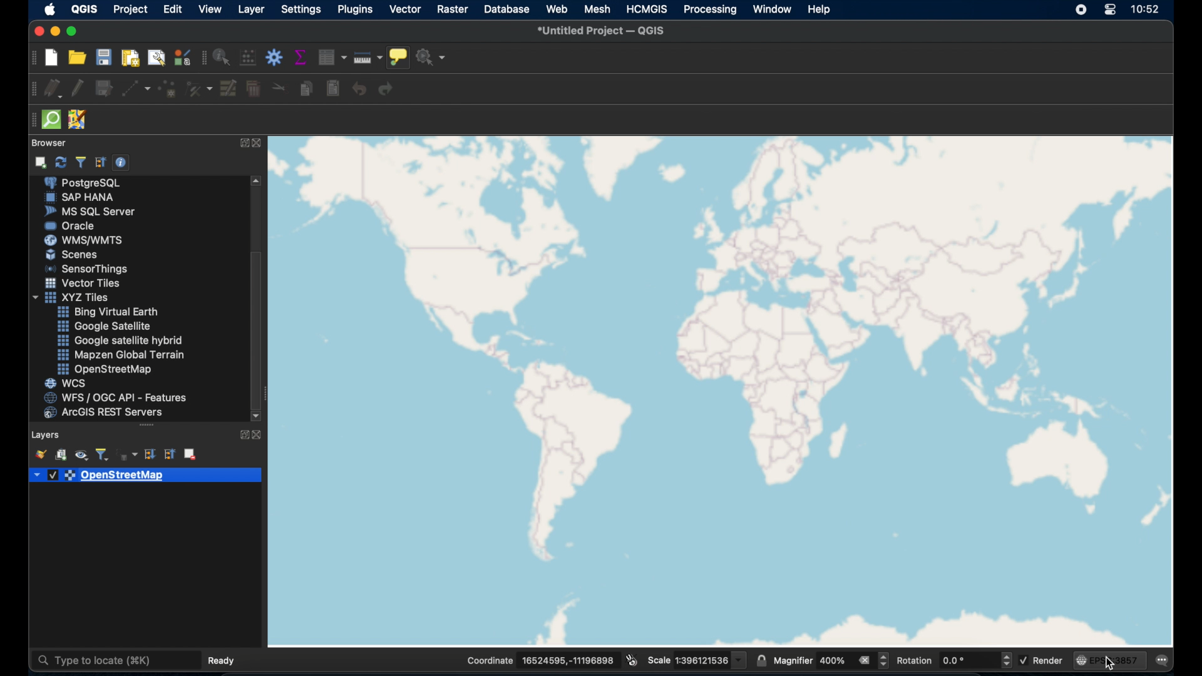  Describe the element at coordinates (95, 183) in the screenshot. I see `postgre sql` at that location.